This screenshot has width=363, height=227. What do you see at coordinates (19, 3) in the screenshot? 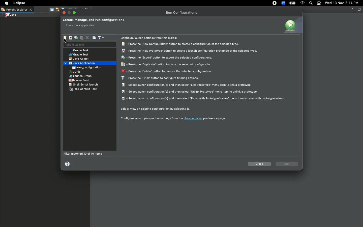
I see `Eclipse` at bounding box center [19, 3].